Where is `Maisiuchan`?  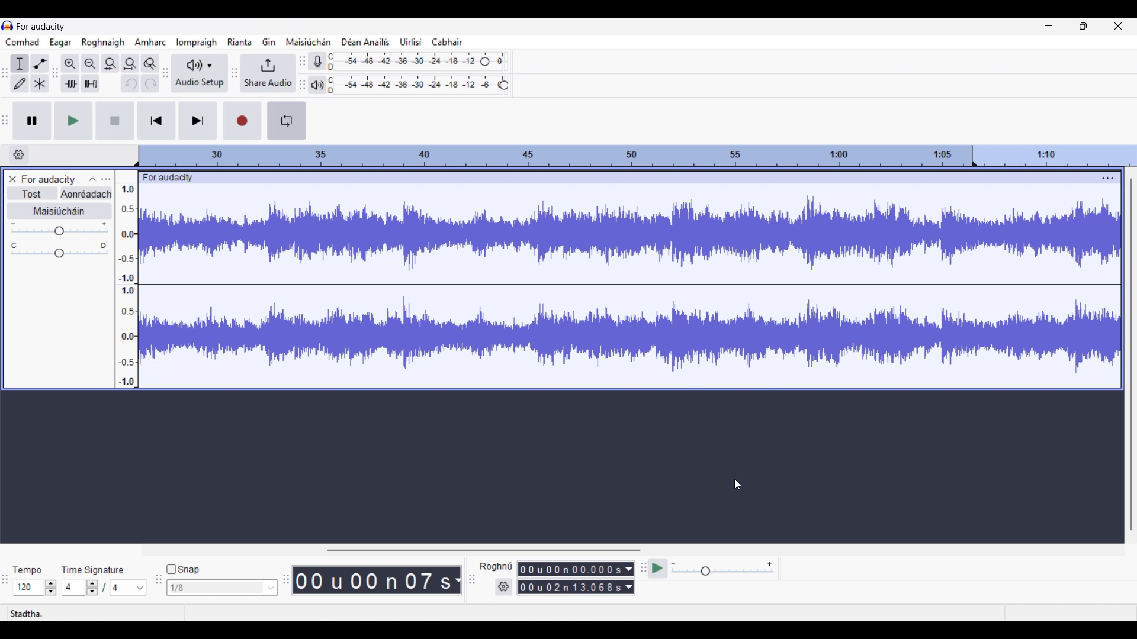
Maisiuchan is located at coordinates (307, 40).